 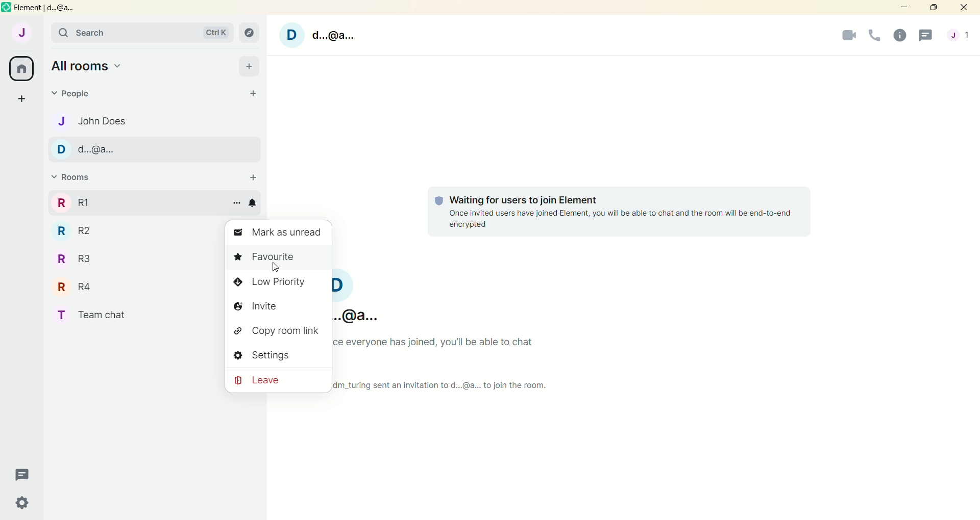 What do you see at coordinates (928, 36) in the screenshot?
I see `Chat` at bounding box center [928, 36].